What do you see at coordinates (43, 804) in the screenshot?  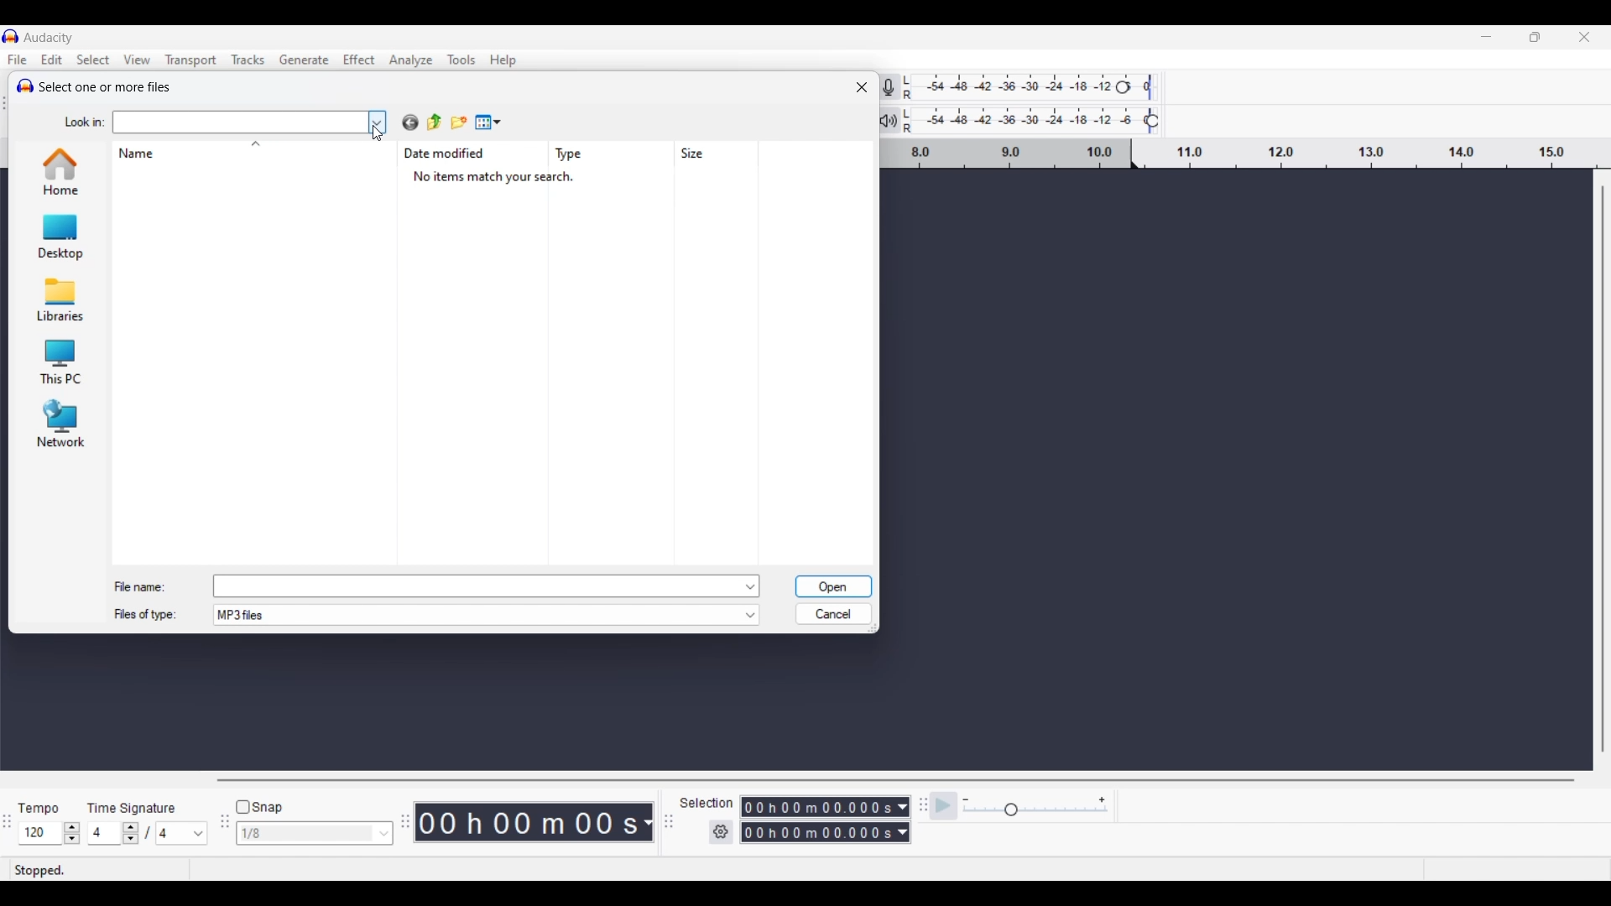 I see `Tempo` at bounding box center [43, 804].